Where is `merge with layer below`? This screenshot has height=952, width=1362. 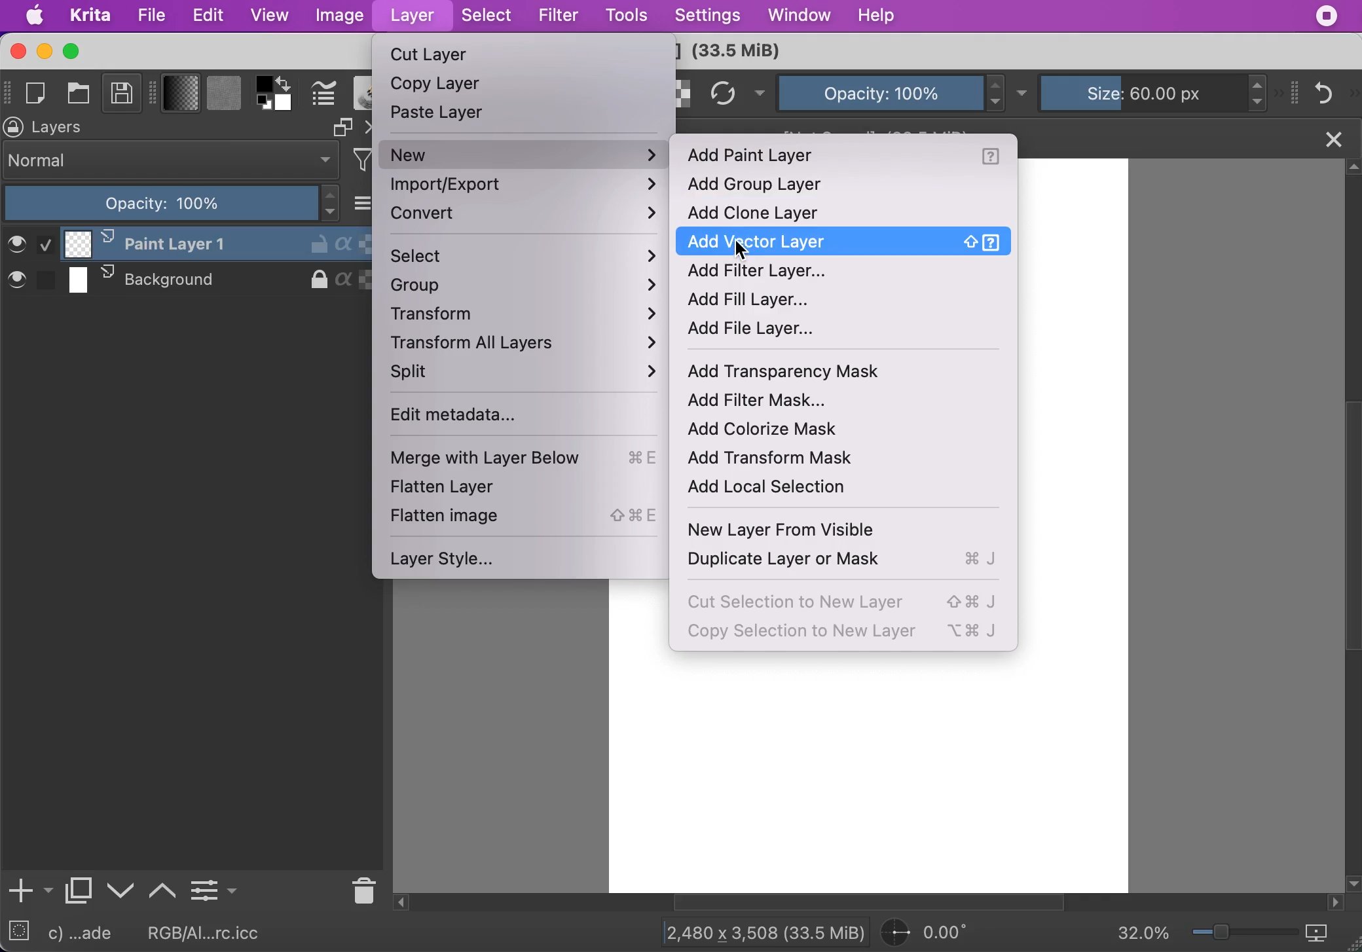 merge with layer below is located at coordinates (532, 460).